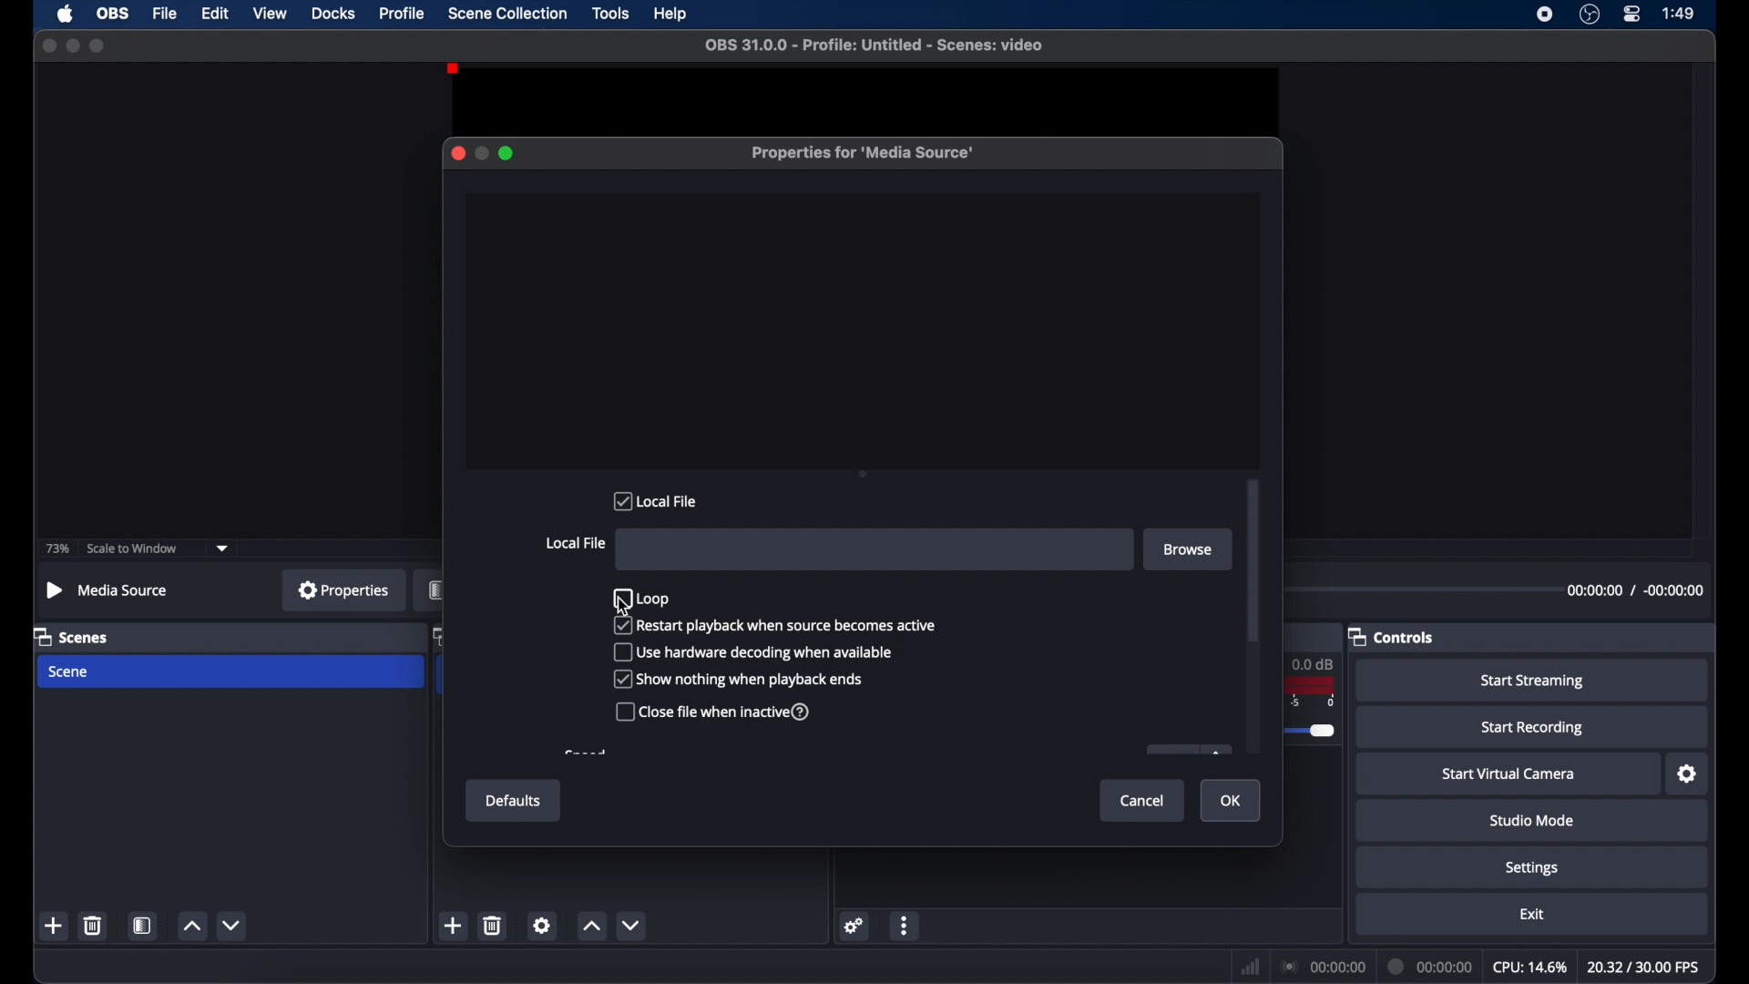 Image resolution: width=1749 pixels, height=984 pixels. I want to click on fps, so click(1643, 968).